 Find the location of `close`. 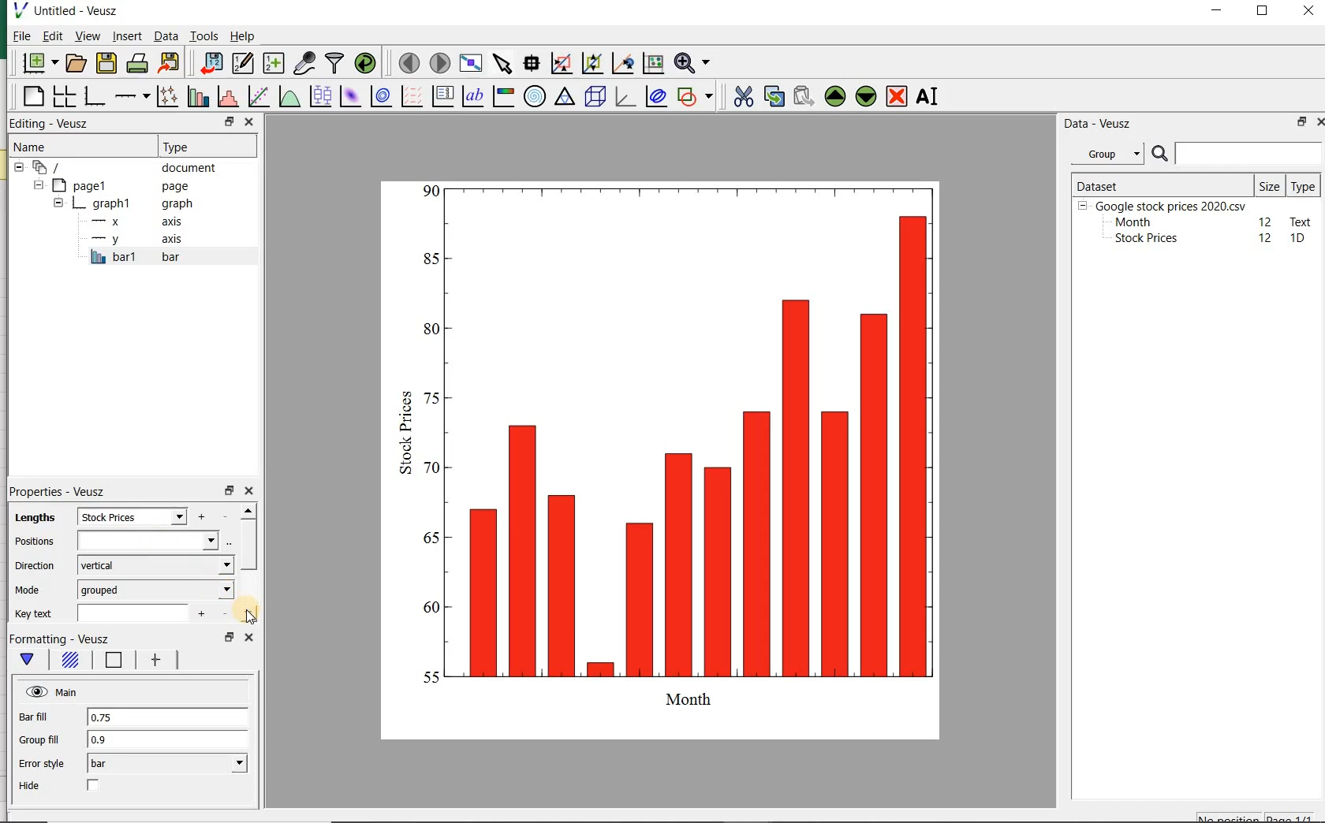

close is located at coordinates (248, 492).